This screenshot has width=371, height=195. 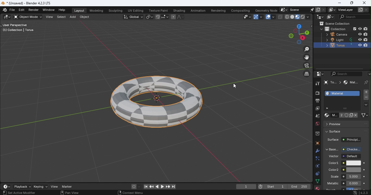 I want to click on Display mode, so click(x=330, y=17).